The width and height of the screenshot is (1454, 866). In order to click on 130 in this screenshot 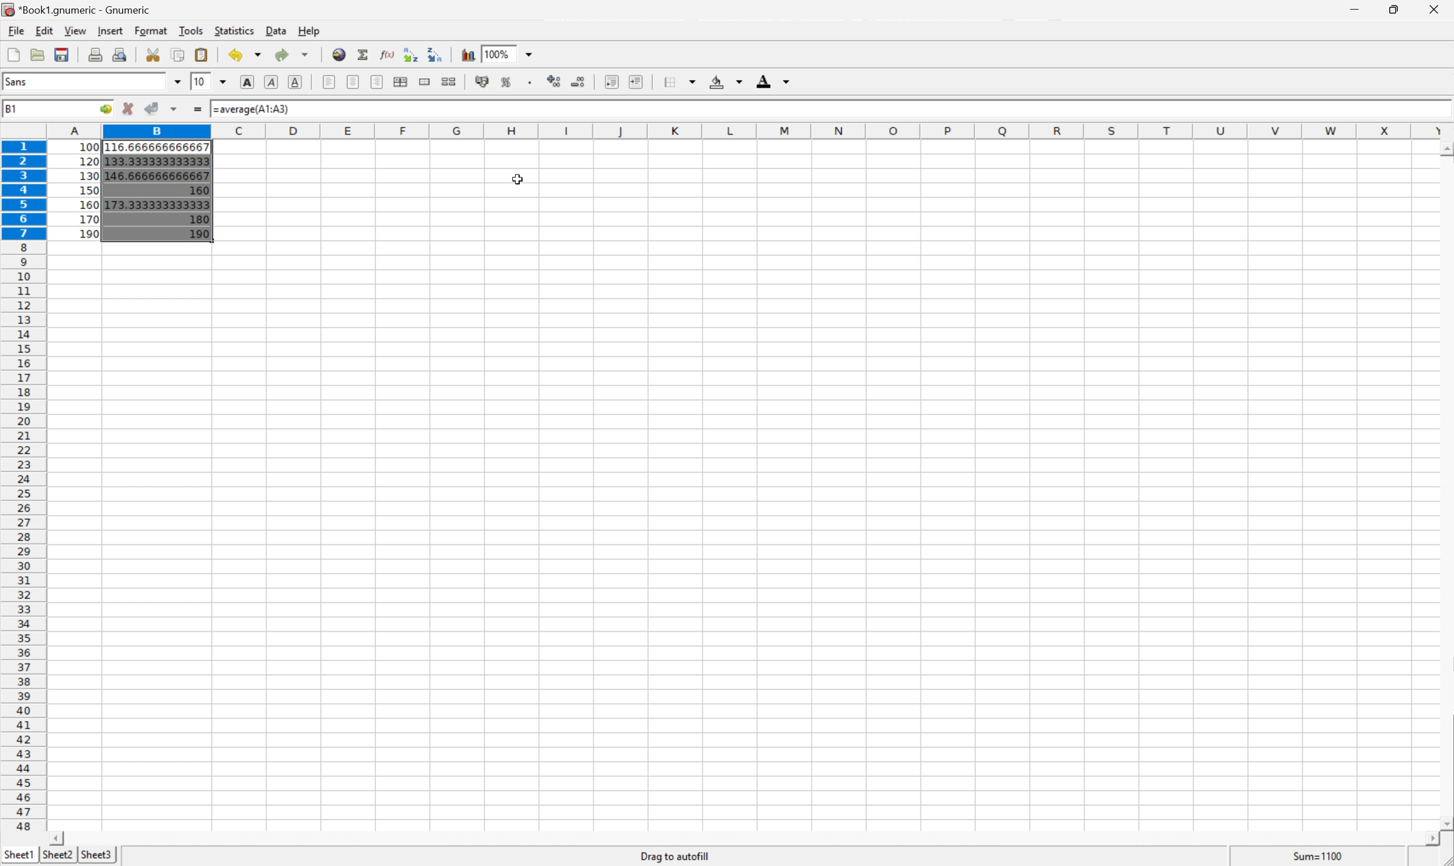, I will do `click(88, 175)`.